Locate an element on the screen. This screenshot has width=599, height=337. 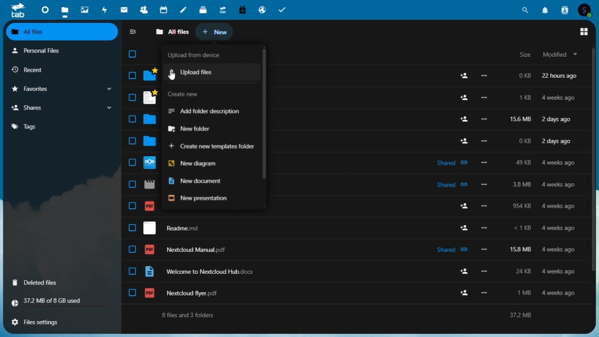
folder is located at coordinates (150, 119).